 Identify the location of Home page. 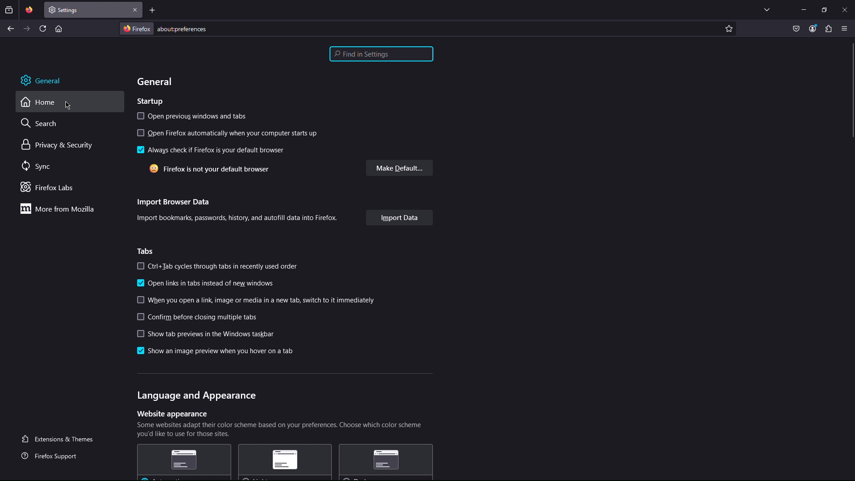
(58, 28).